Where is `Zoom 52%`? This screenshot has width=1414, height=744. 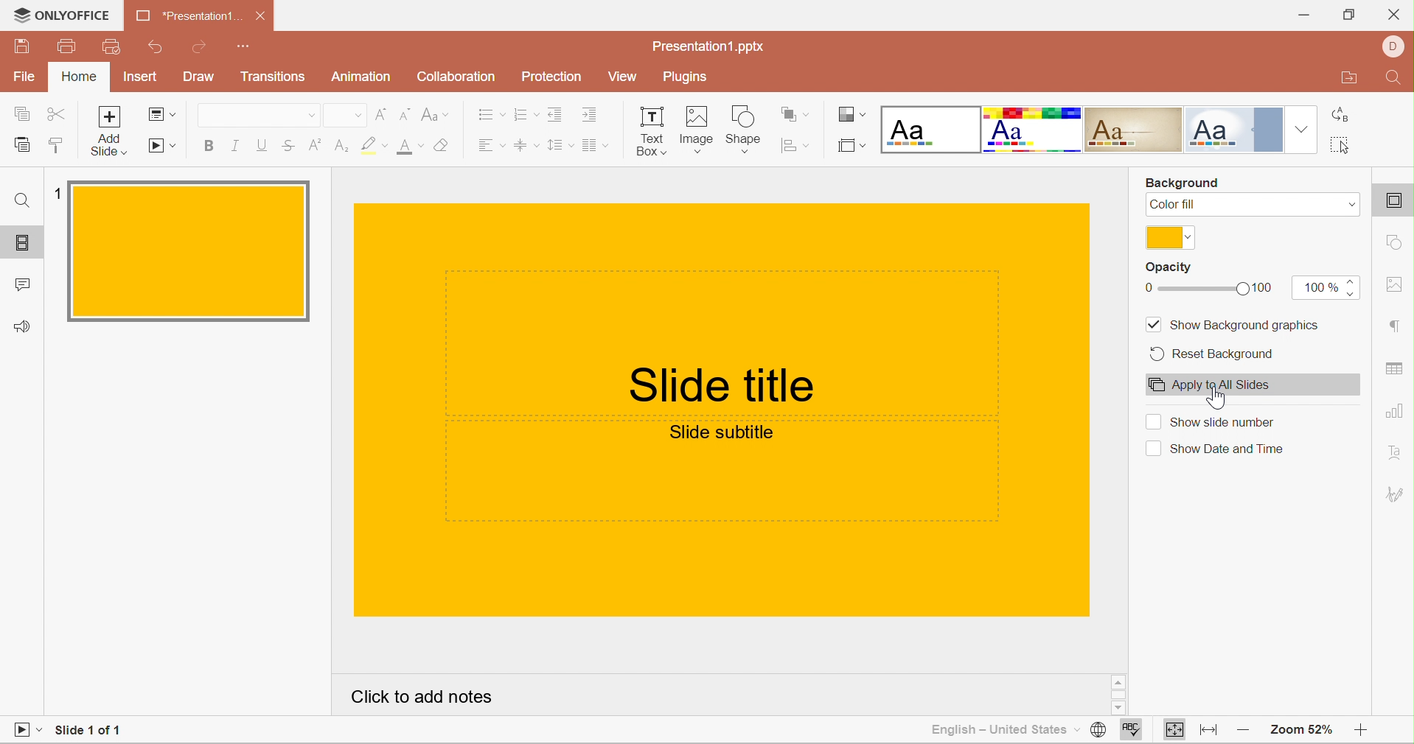 Zoom 52% is located at coordinates (1298, 730).